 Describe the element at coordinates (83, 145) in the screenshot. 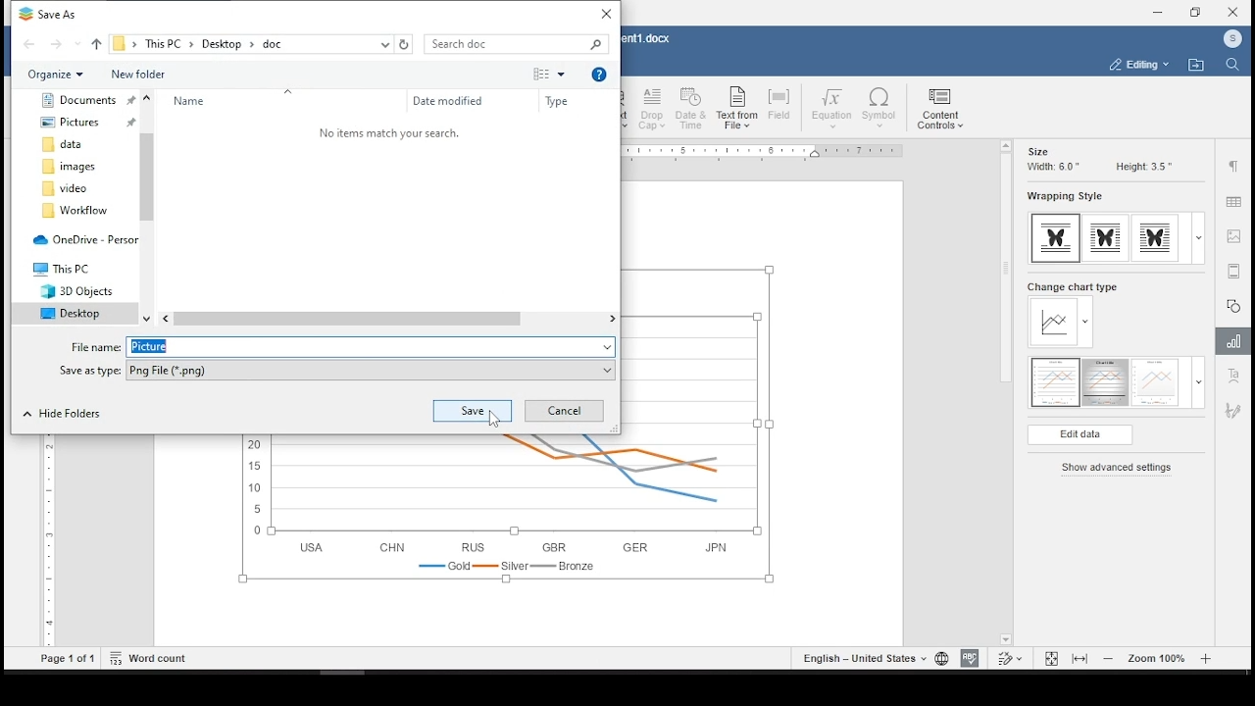

I see `data` at that location.